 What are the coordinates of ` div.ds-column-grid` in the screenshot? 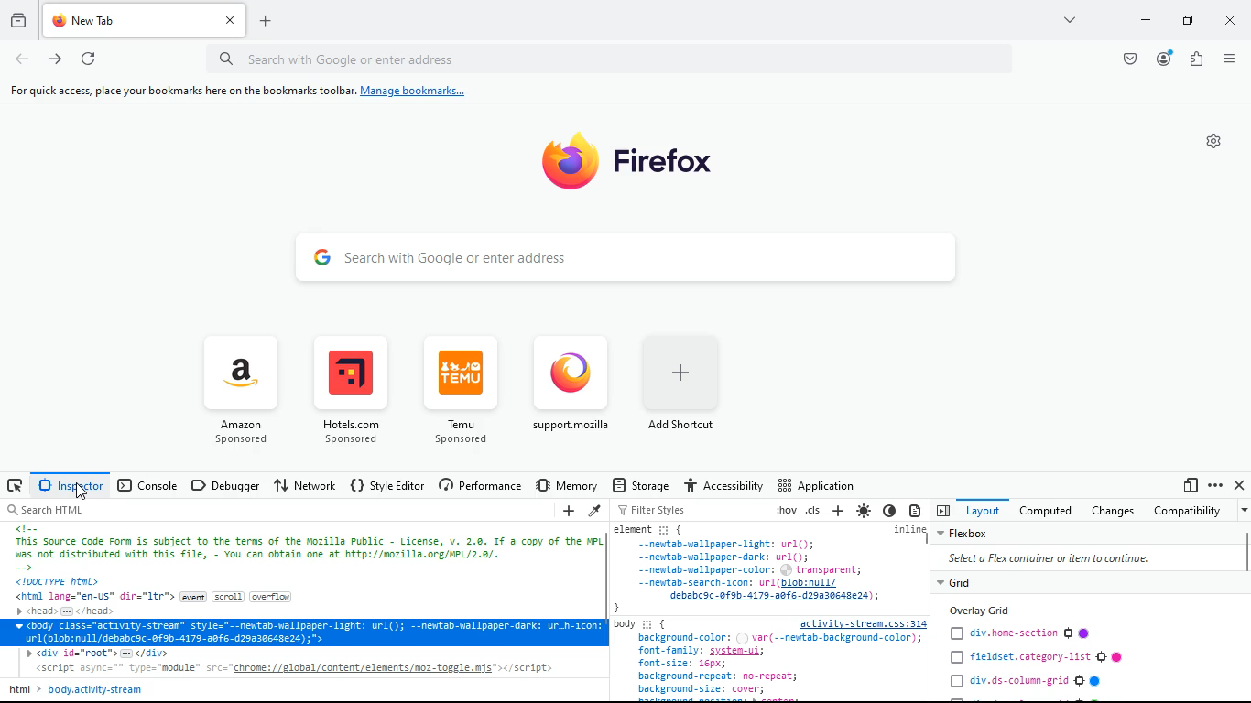 It's located at (1026, 680).